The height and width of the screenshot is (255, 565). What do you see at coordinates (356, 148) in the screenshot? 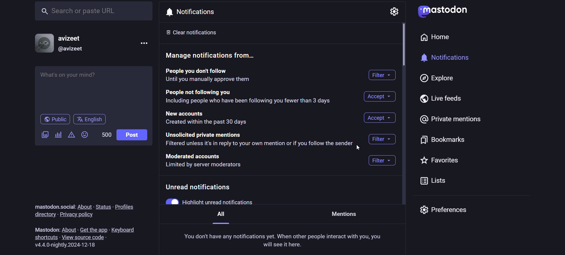
I see `Cursor` at bounding box center [356, 148].